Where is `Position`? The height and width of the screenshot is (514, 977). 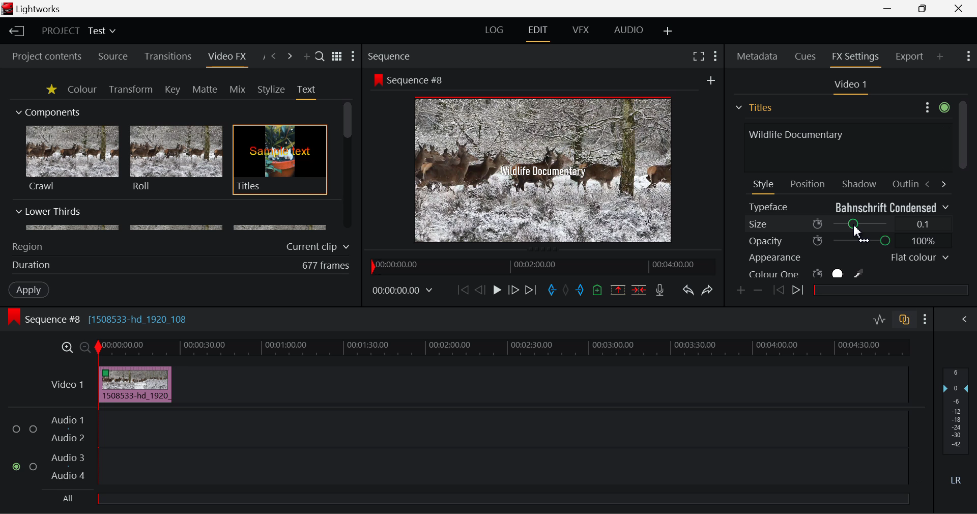
Position is located at coordinates (809, 183).